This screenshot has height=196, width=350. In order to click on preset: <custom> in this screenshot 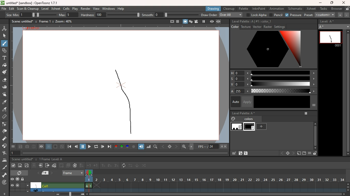, I will do `click(320, 15)`.